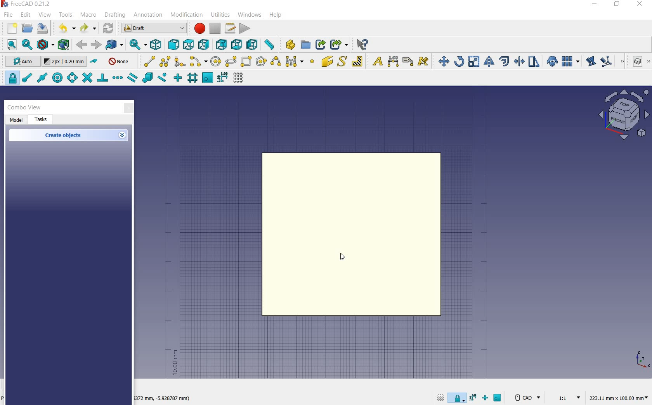  I want to click on fillet, so click(180, 62).